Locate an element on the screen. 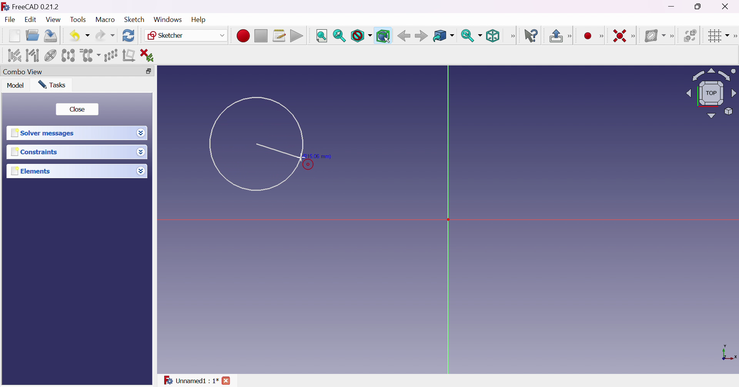 The height and width of the screenshot is (387, 739). Drop down is located at coordinates (141, 133).